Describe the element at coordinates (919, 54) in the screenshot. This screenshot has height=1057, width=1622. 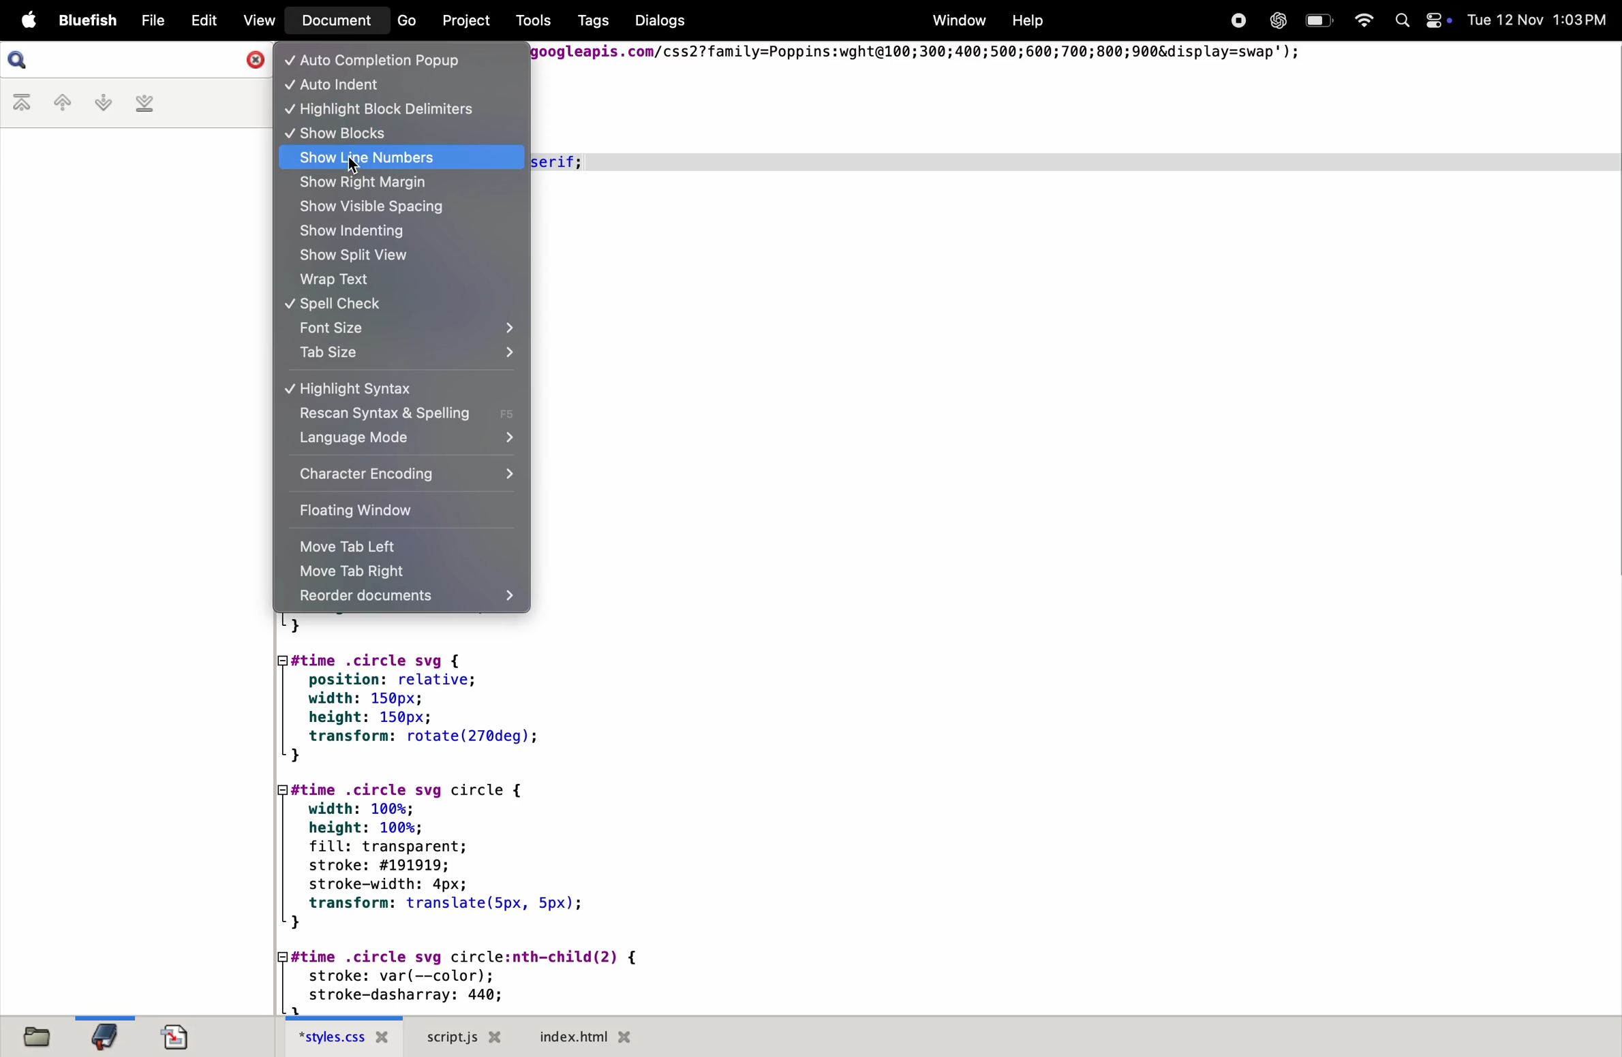
I see `googleapis.com/css2?family=Poppins:wght@100;300;400;500;600;700;800;900&display=swap"');` at that location.